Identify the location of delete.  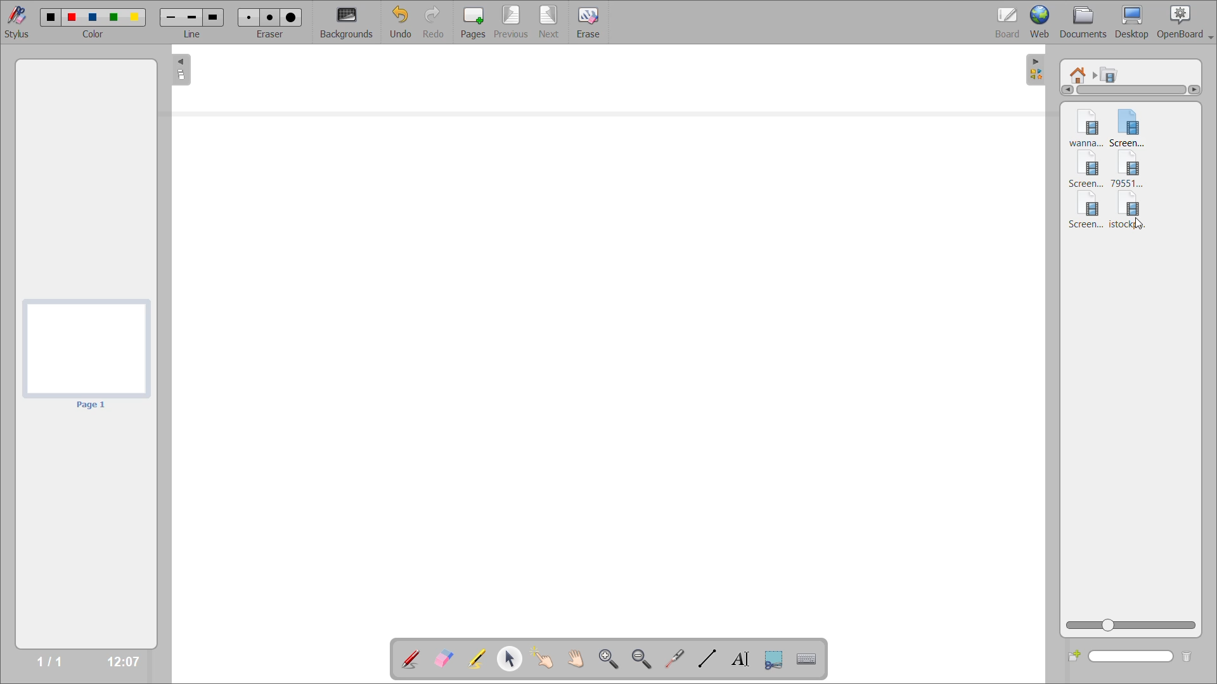
(1187, 657).